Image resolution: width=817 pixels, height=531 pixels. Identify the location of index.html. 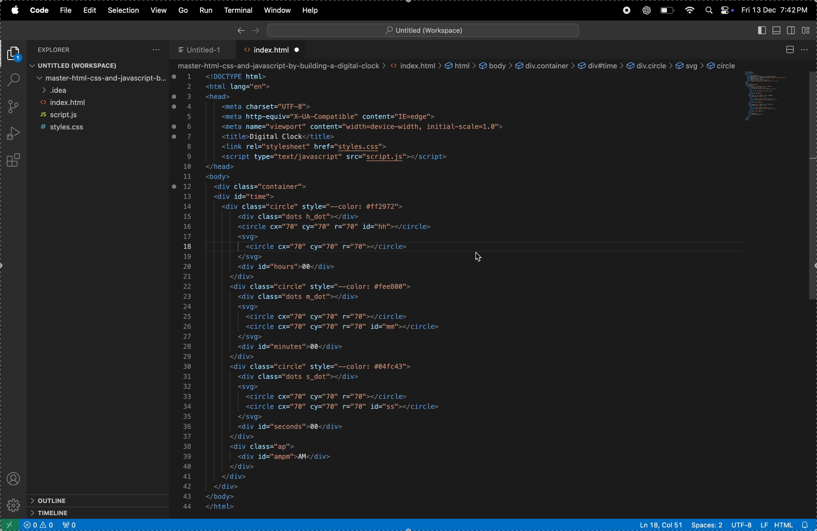
(98, 104).